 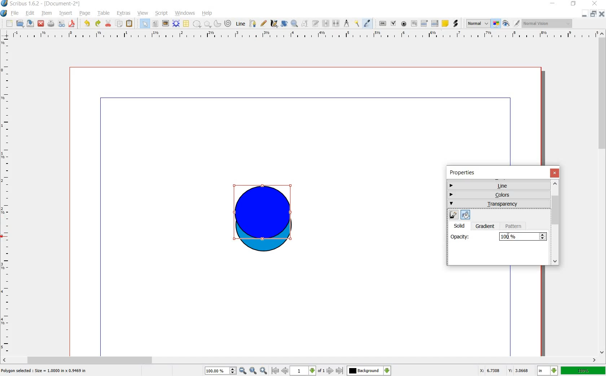 I want to click on file, so click(x=15, y=13).